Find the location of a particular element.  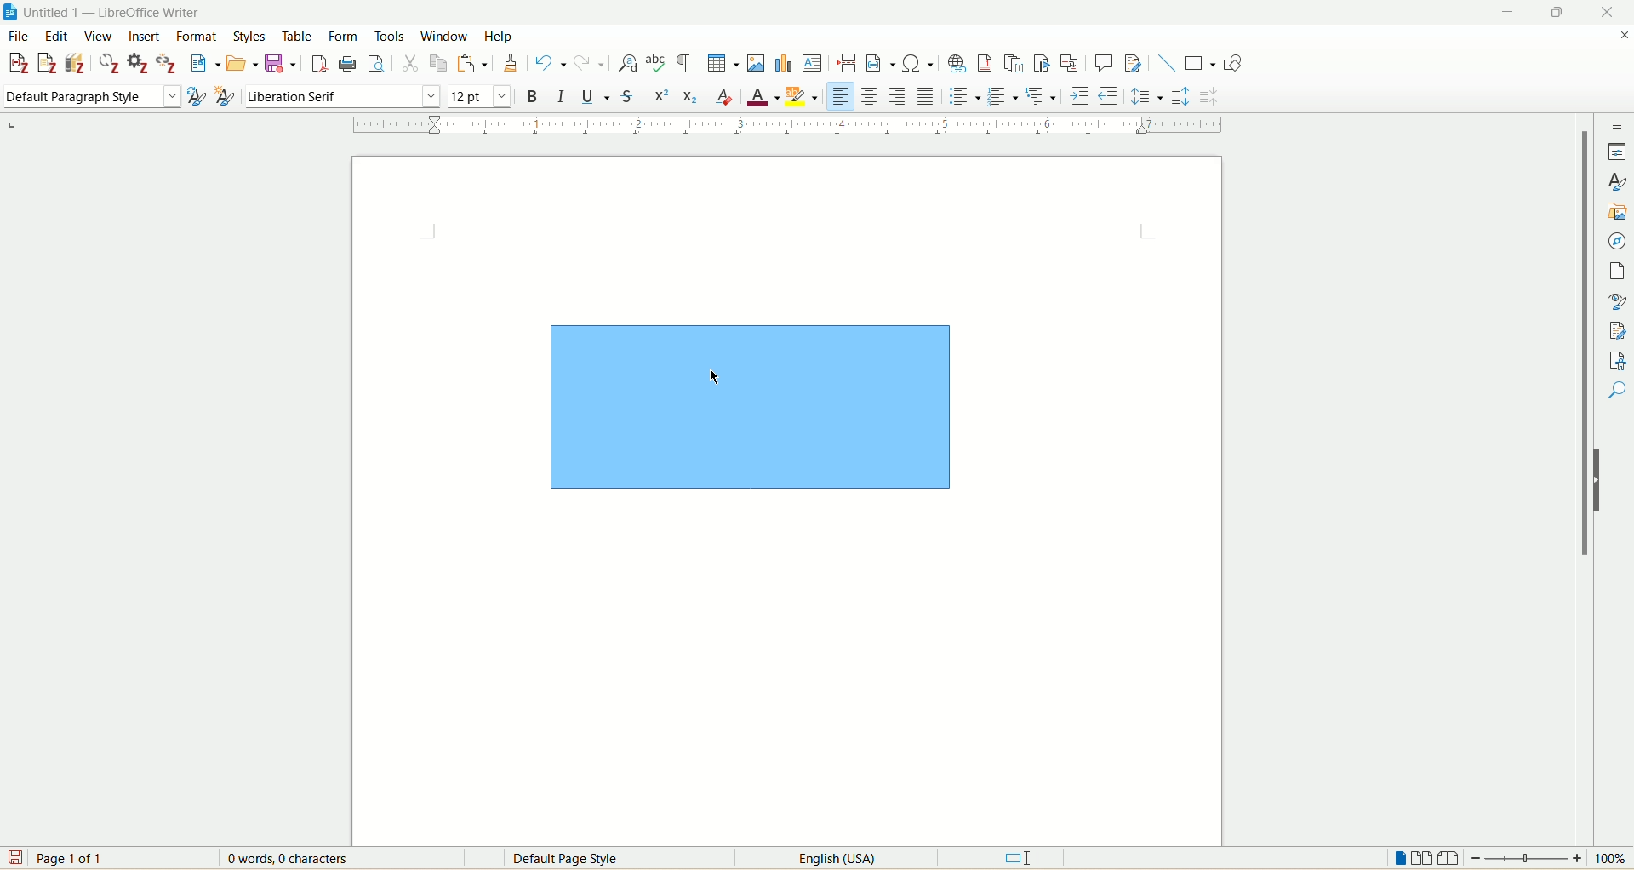

find is located at coordinates (1613, 392).